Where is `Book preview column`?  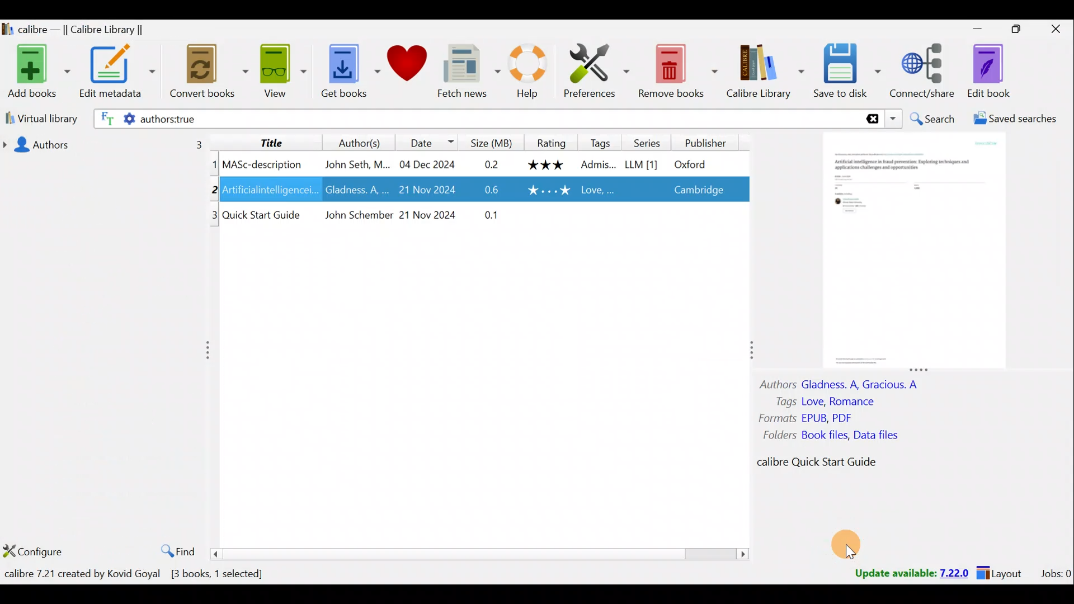
Book preview column is located at coordinates (914, 301).